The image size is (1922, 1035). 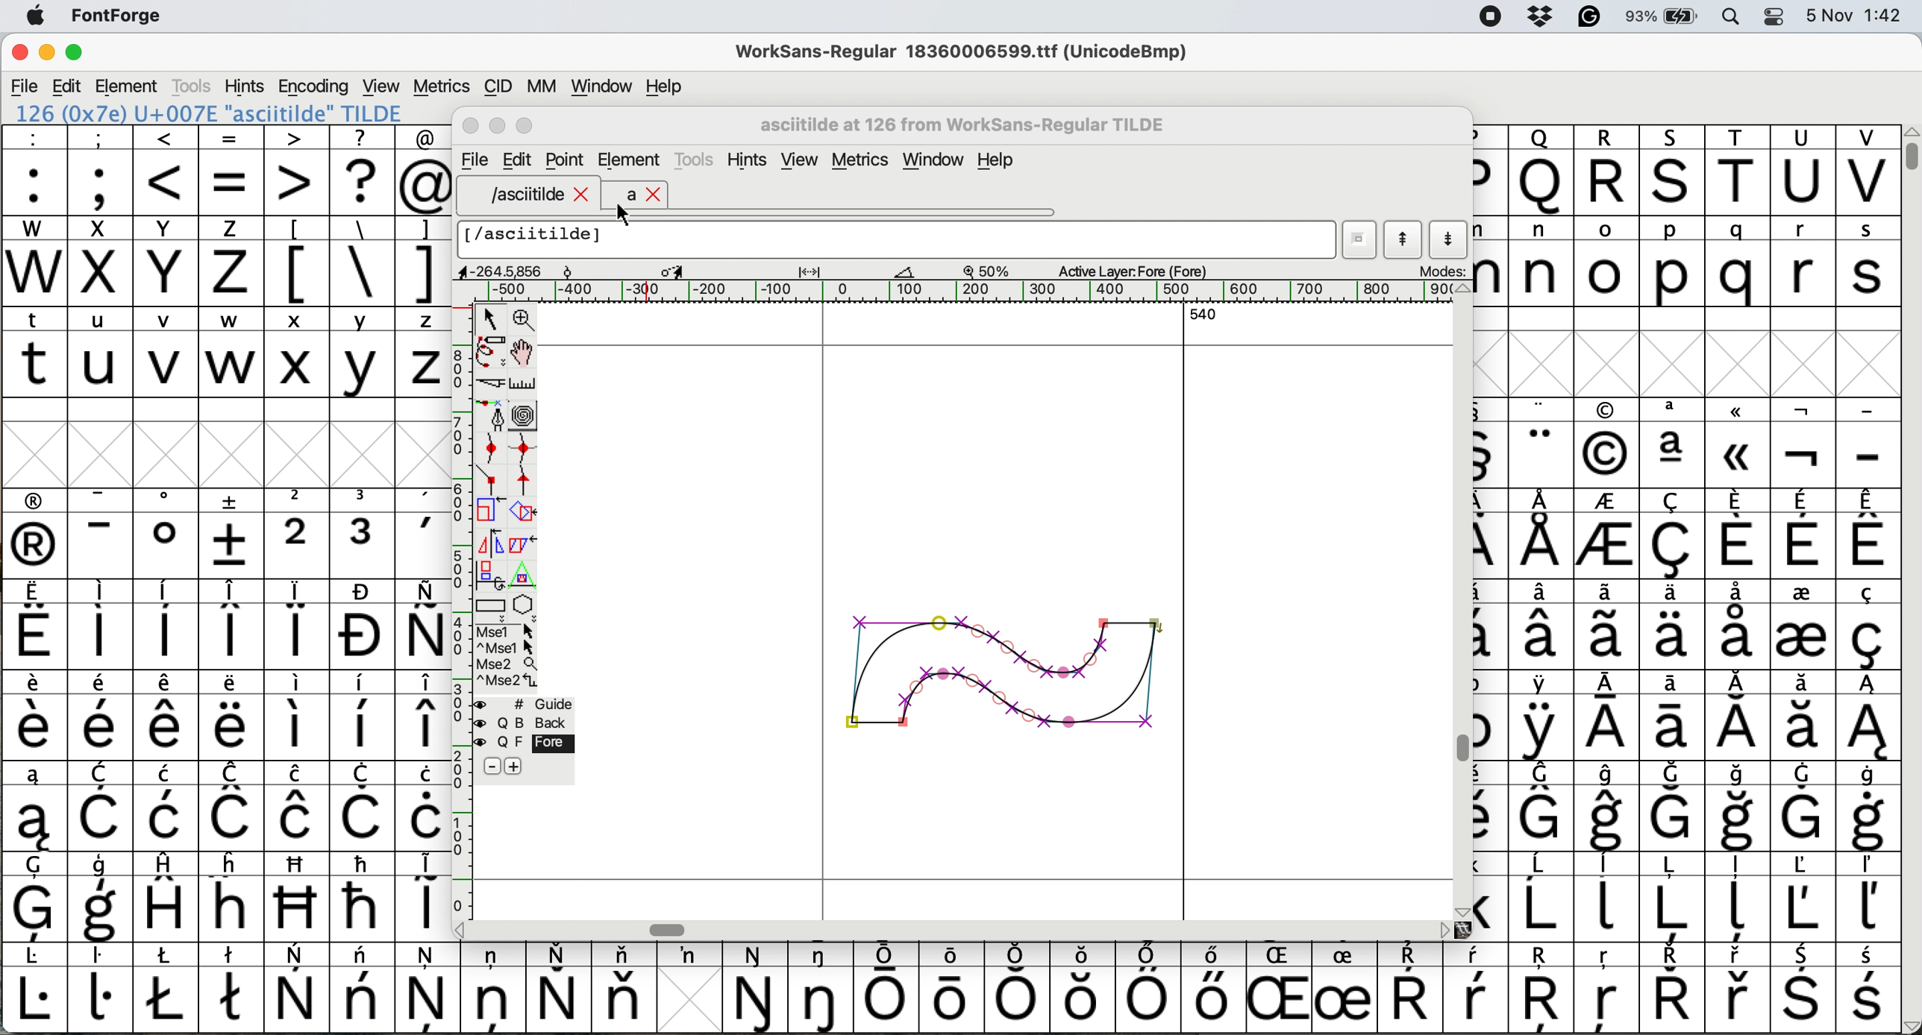 What do you see at coordinates (1909, 1025) in the screenshot?
I see `scroll button` at bounding box center [1909, 1025].